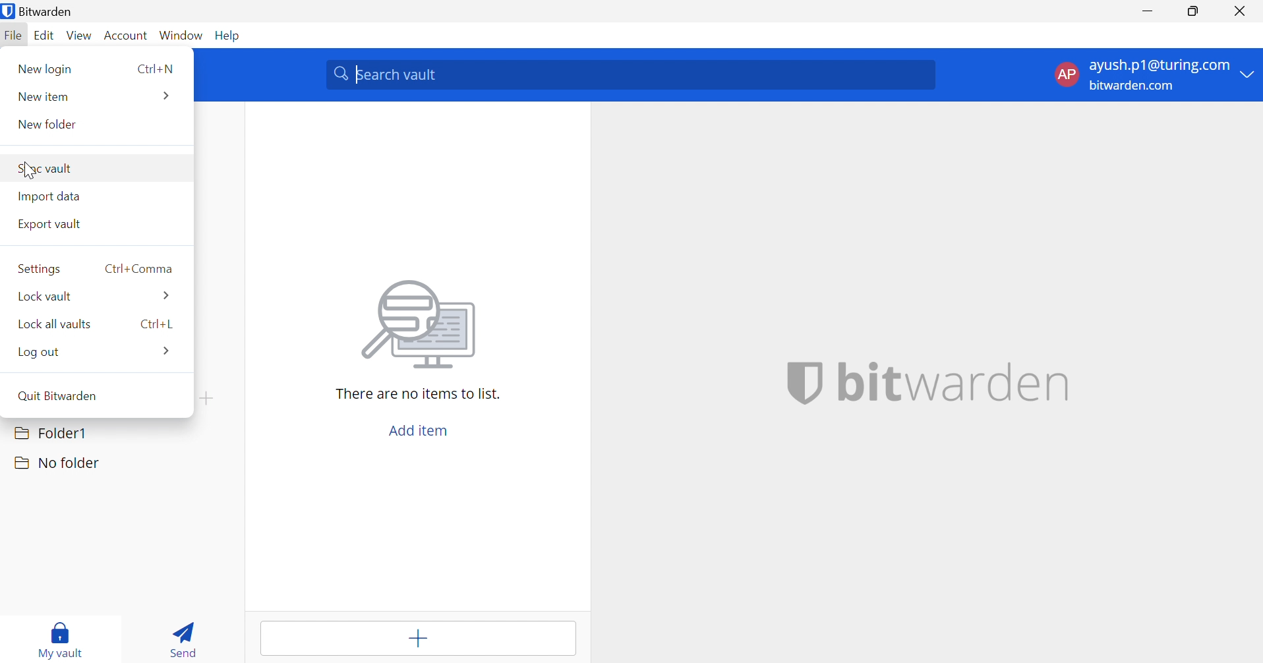  I want to click on Log Out, so click(42, 351).